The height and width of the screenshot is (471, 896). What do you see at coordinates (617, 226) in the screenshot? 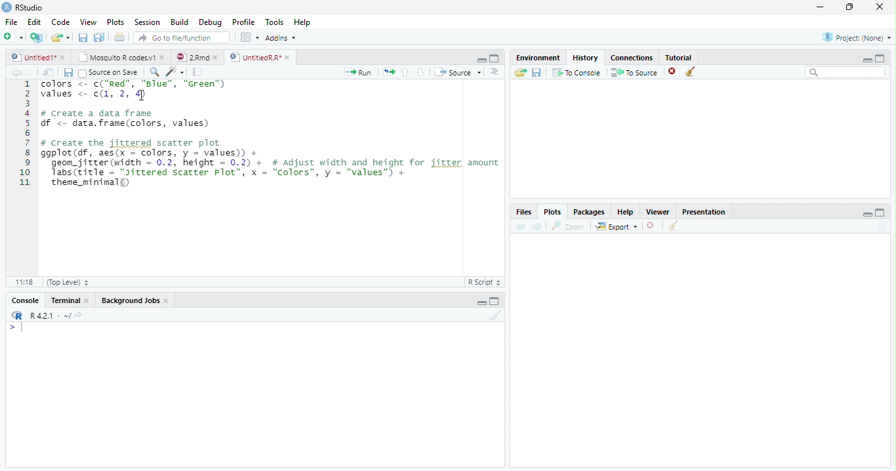
I see `Export` at bounding box center [617, 226].